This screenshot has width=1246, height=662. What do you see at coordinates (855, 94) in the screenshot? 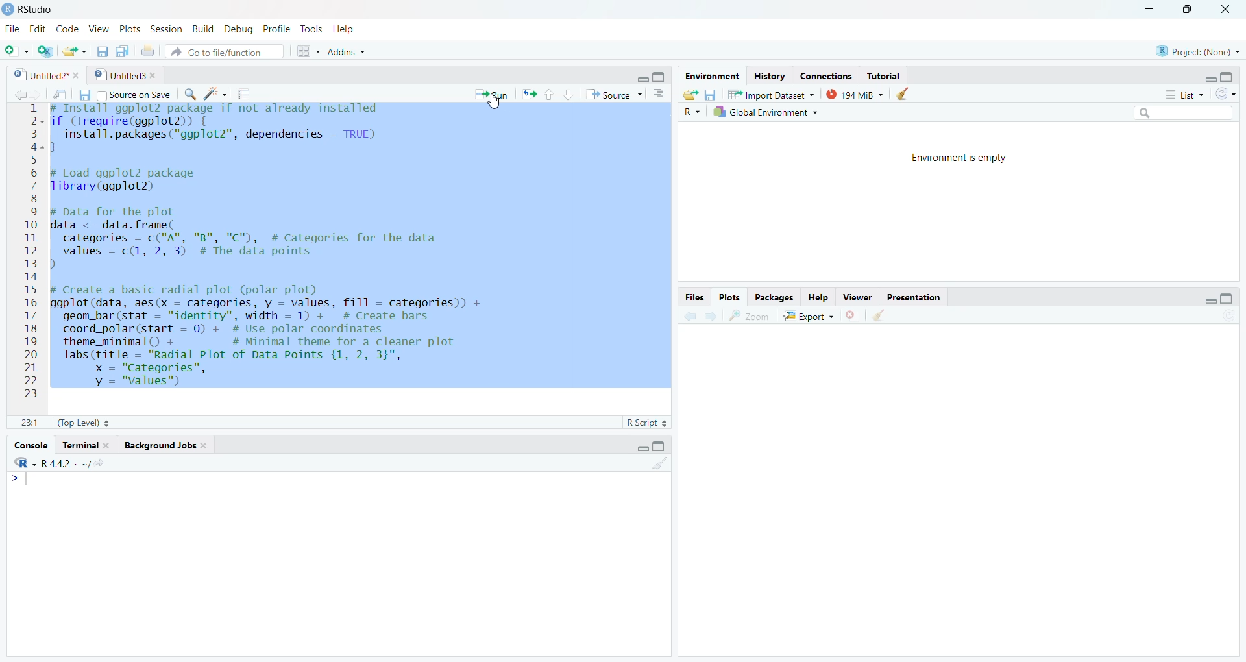
I see `194 MiB` at bounding box center [855, 94].